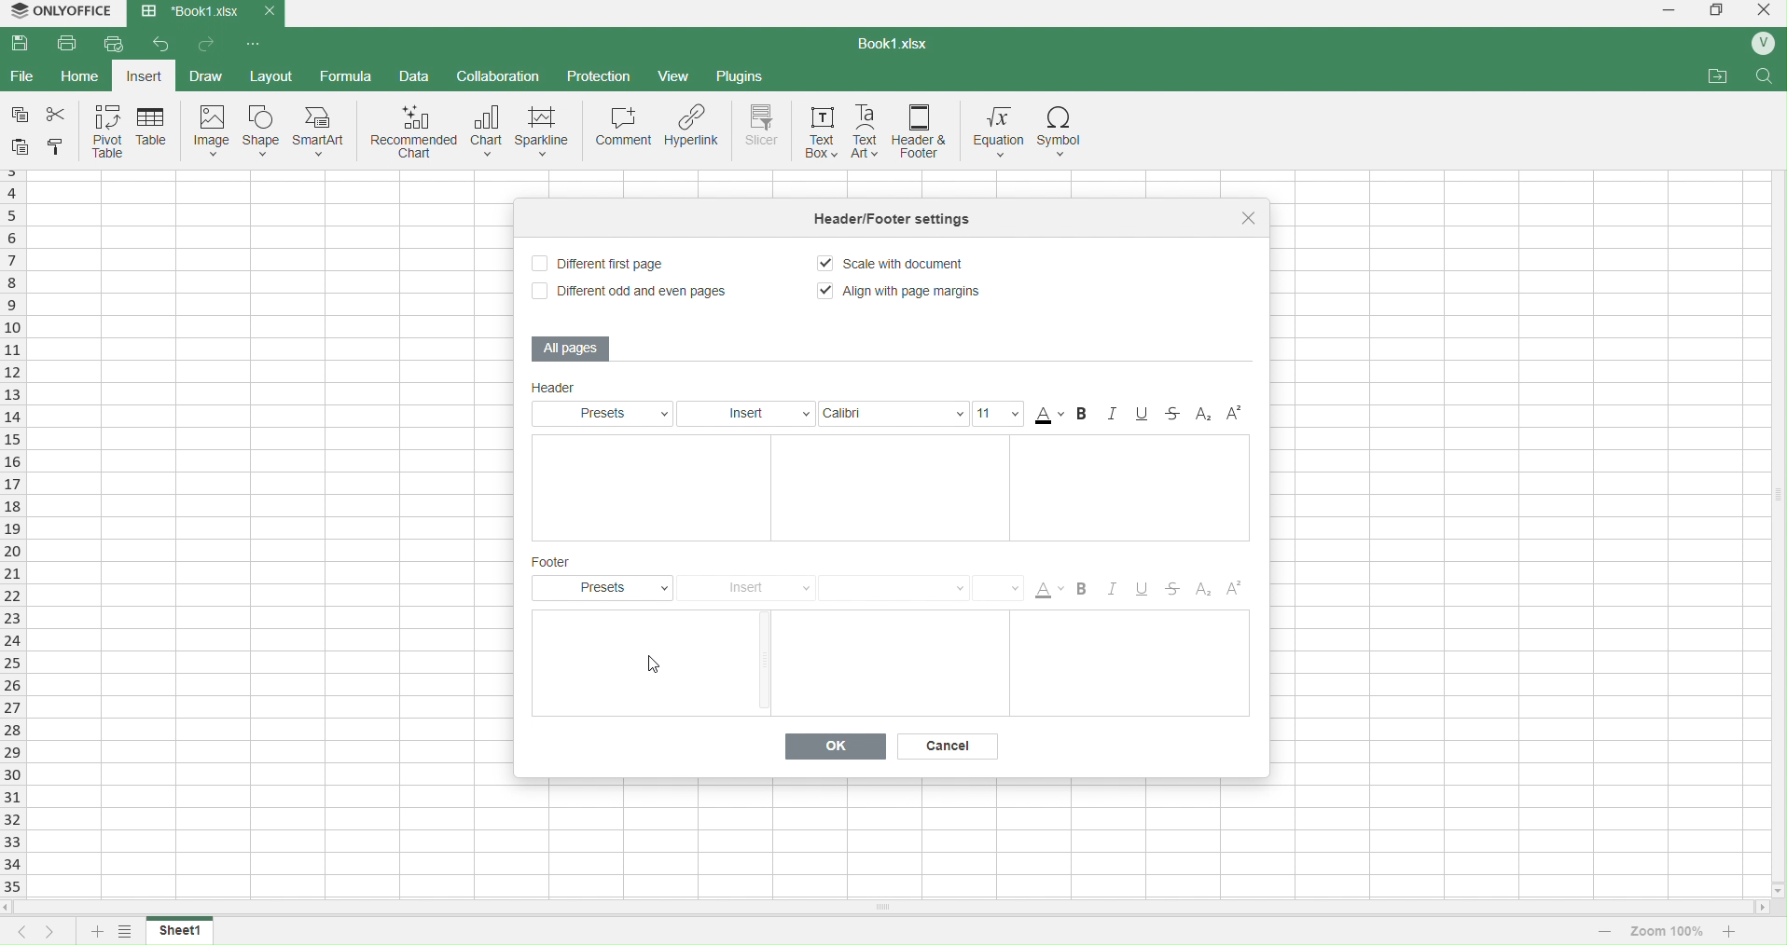 The width and height of the screenshot is (1787, 945). I want to click on Superscript, so click(1235, 417).